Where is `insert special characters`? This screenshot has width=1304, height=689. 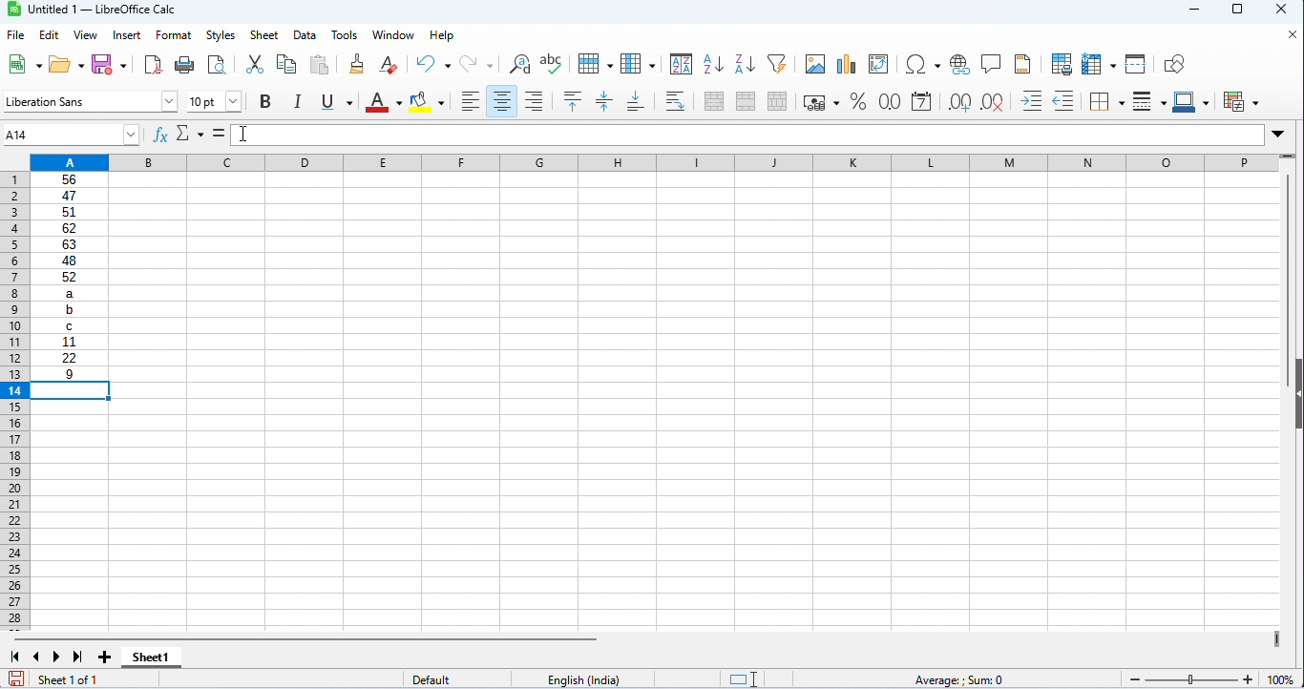
insert special characters is located at coordinates (923, 65).